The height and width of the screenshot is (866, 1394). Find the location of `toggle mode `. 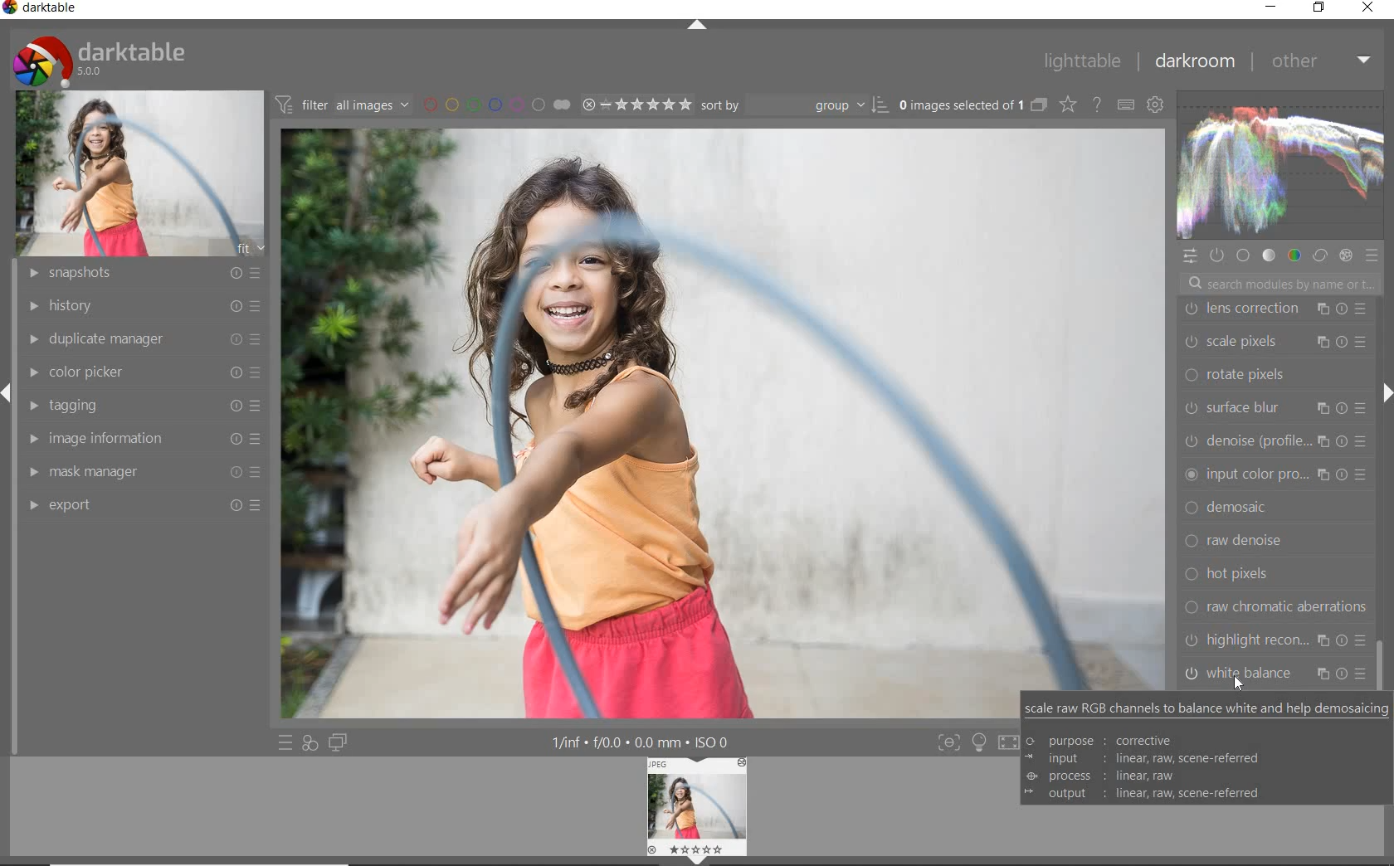

toggle mode  is located at coordinates (1277, 674).